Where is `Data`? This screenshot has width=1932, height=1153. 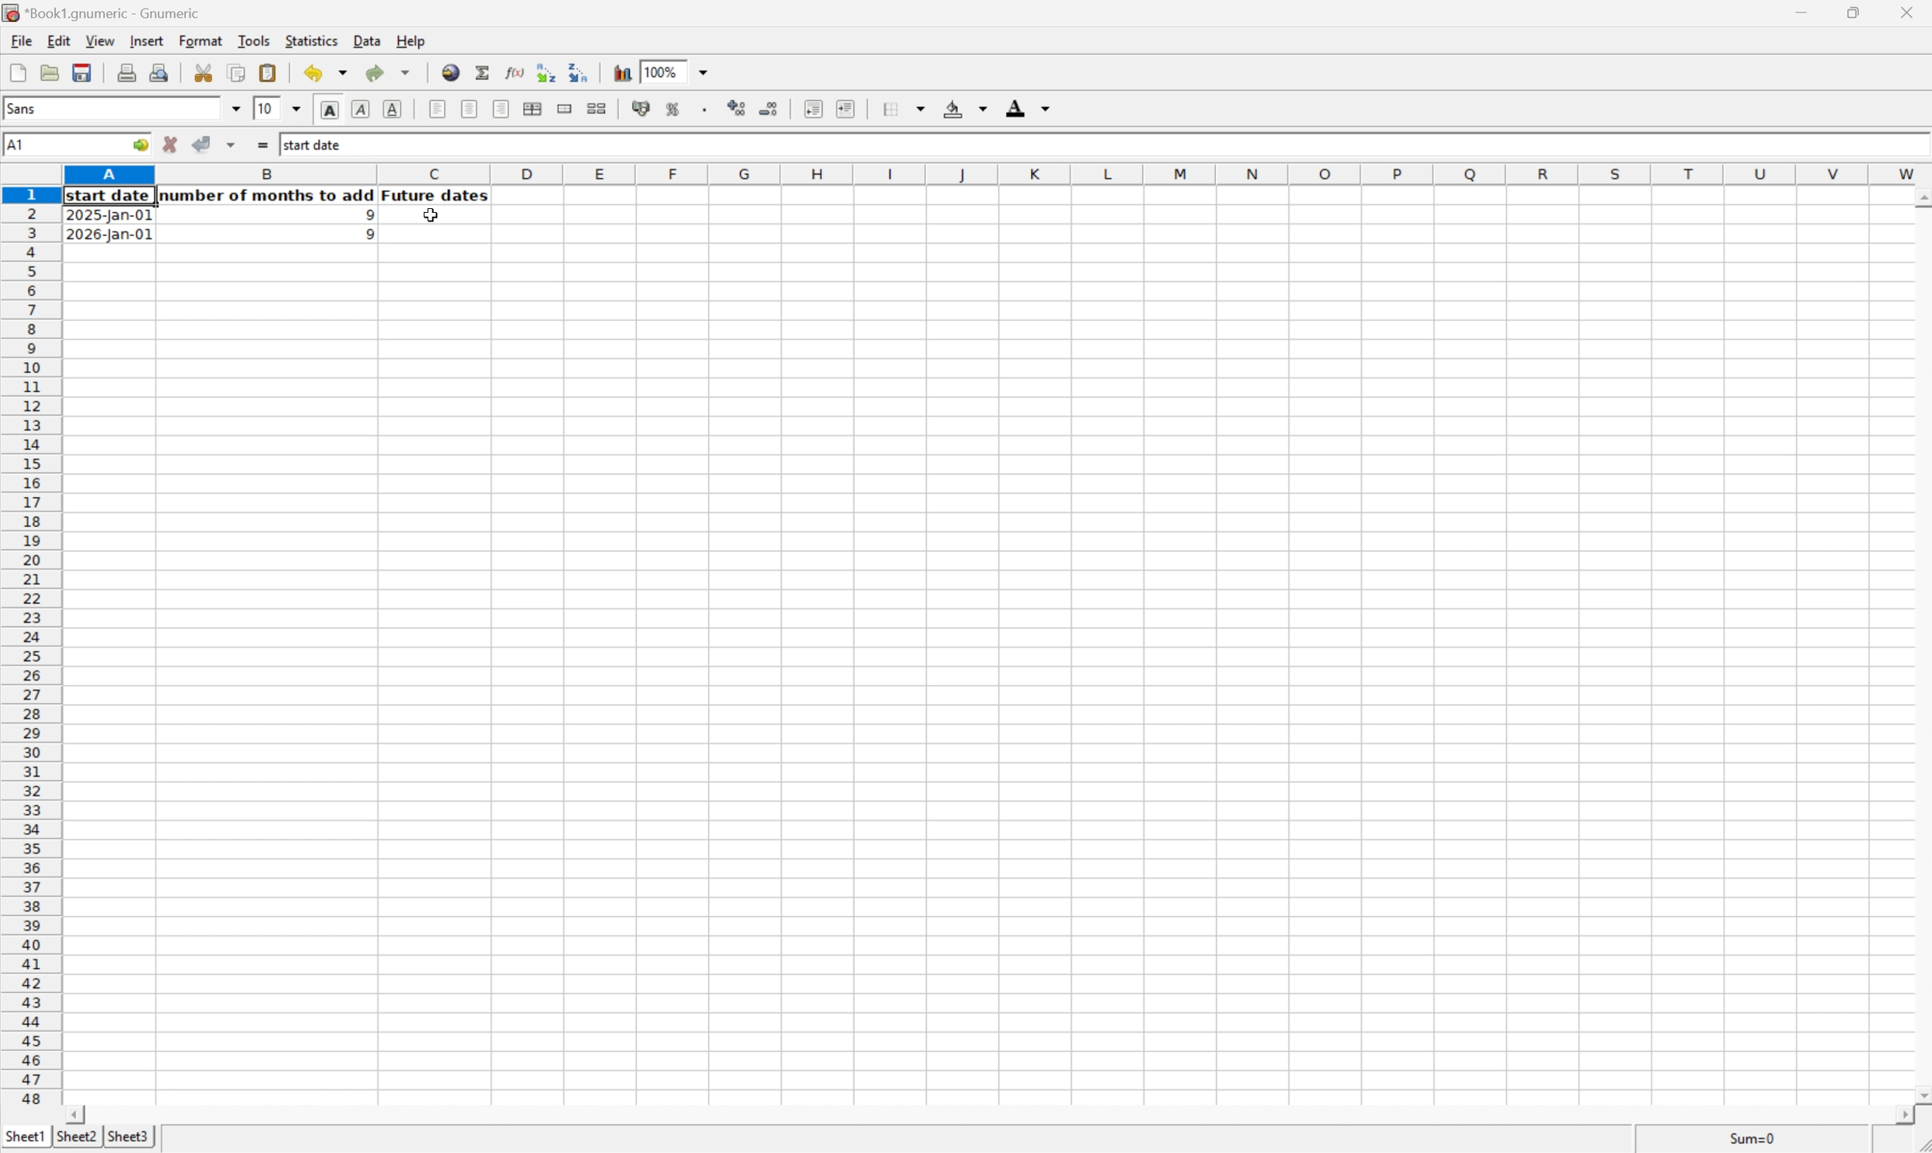
Data is located at coordinates (367, 40).